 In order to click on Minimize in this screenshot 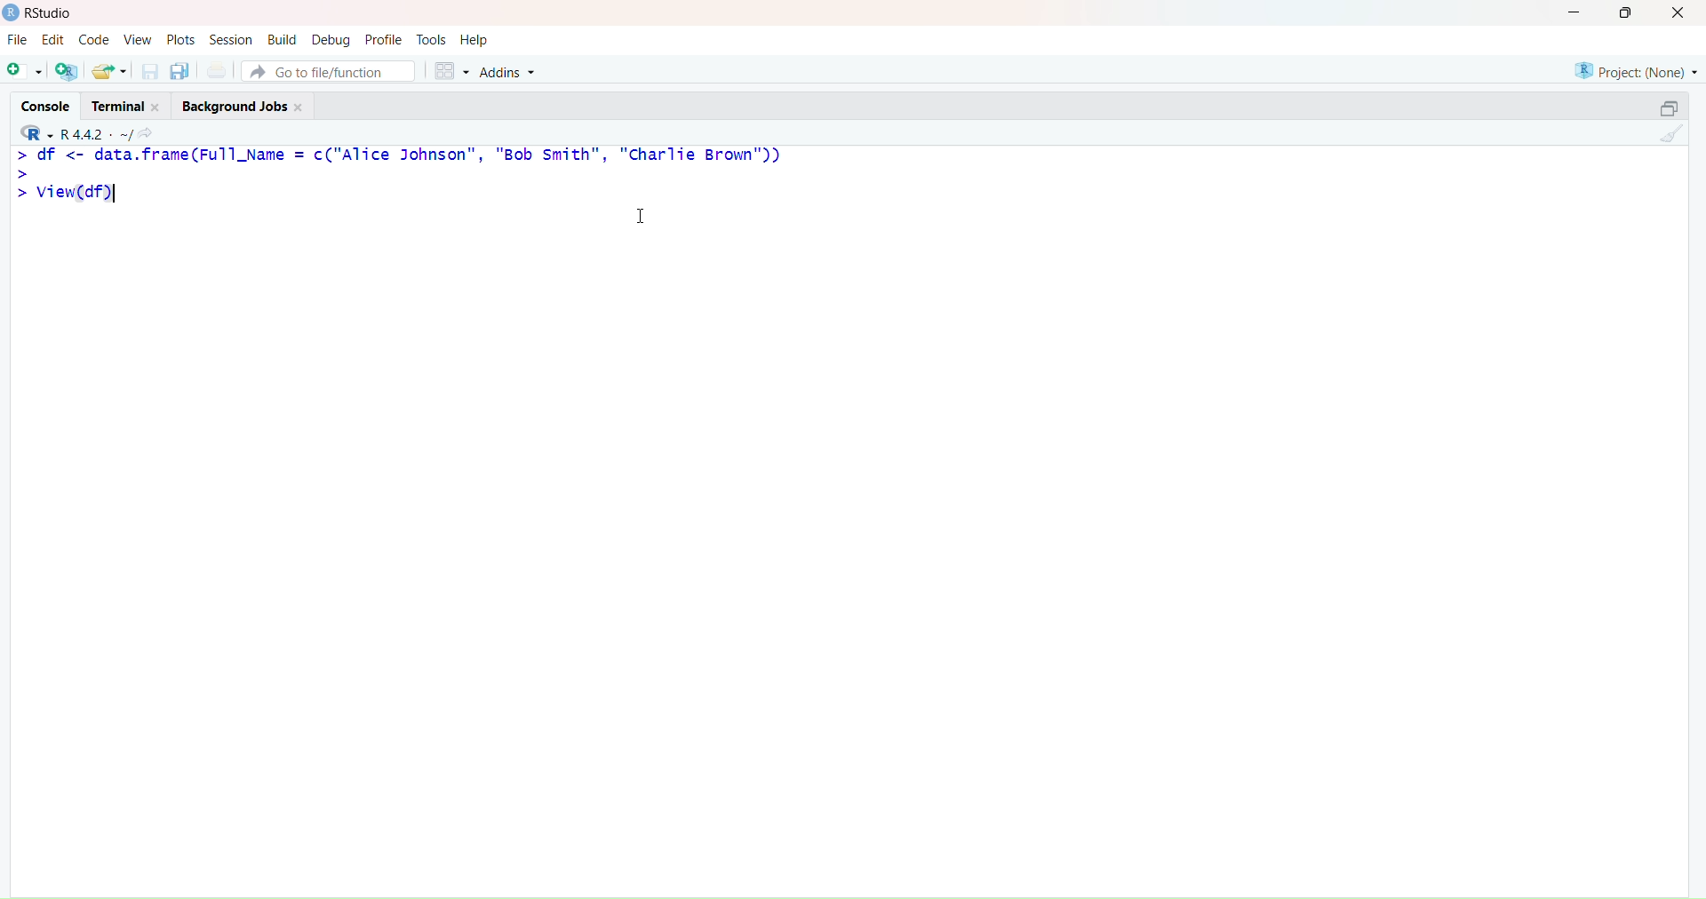, I will do `click(1575, 16)`.